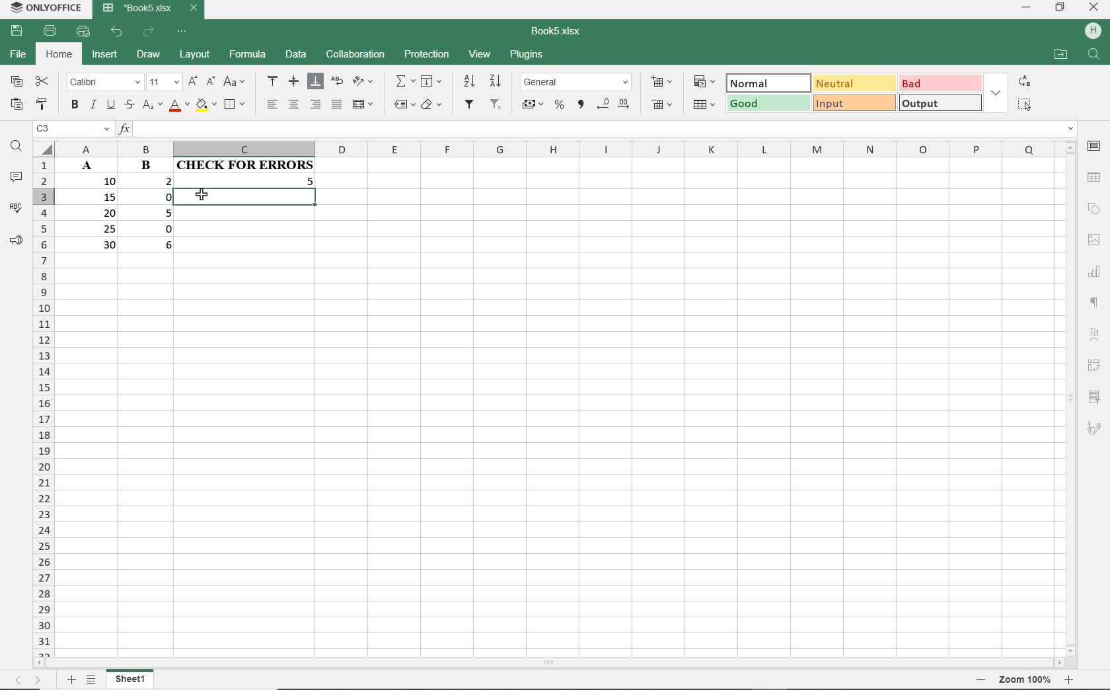 The height and width of the screenshot is (690, 1110). What do you see at coordinates (1094, 148) in the screenshot?
I see `CELL SETTINGS` at bounding box center [1094, 148].